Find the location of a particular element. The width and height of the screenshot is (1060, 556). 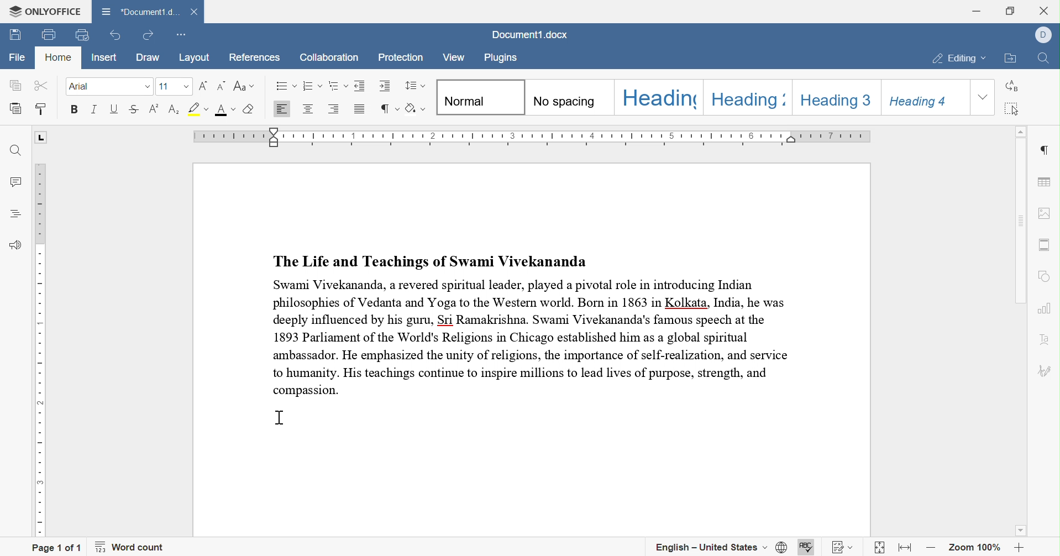

normal is located at coordinates (482, 97).